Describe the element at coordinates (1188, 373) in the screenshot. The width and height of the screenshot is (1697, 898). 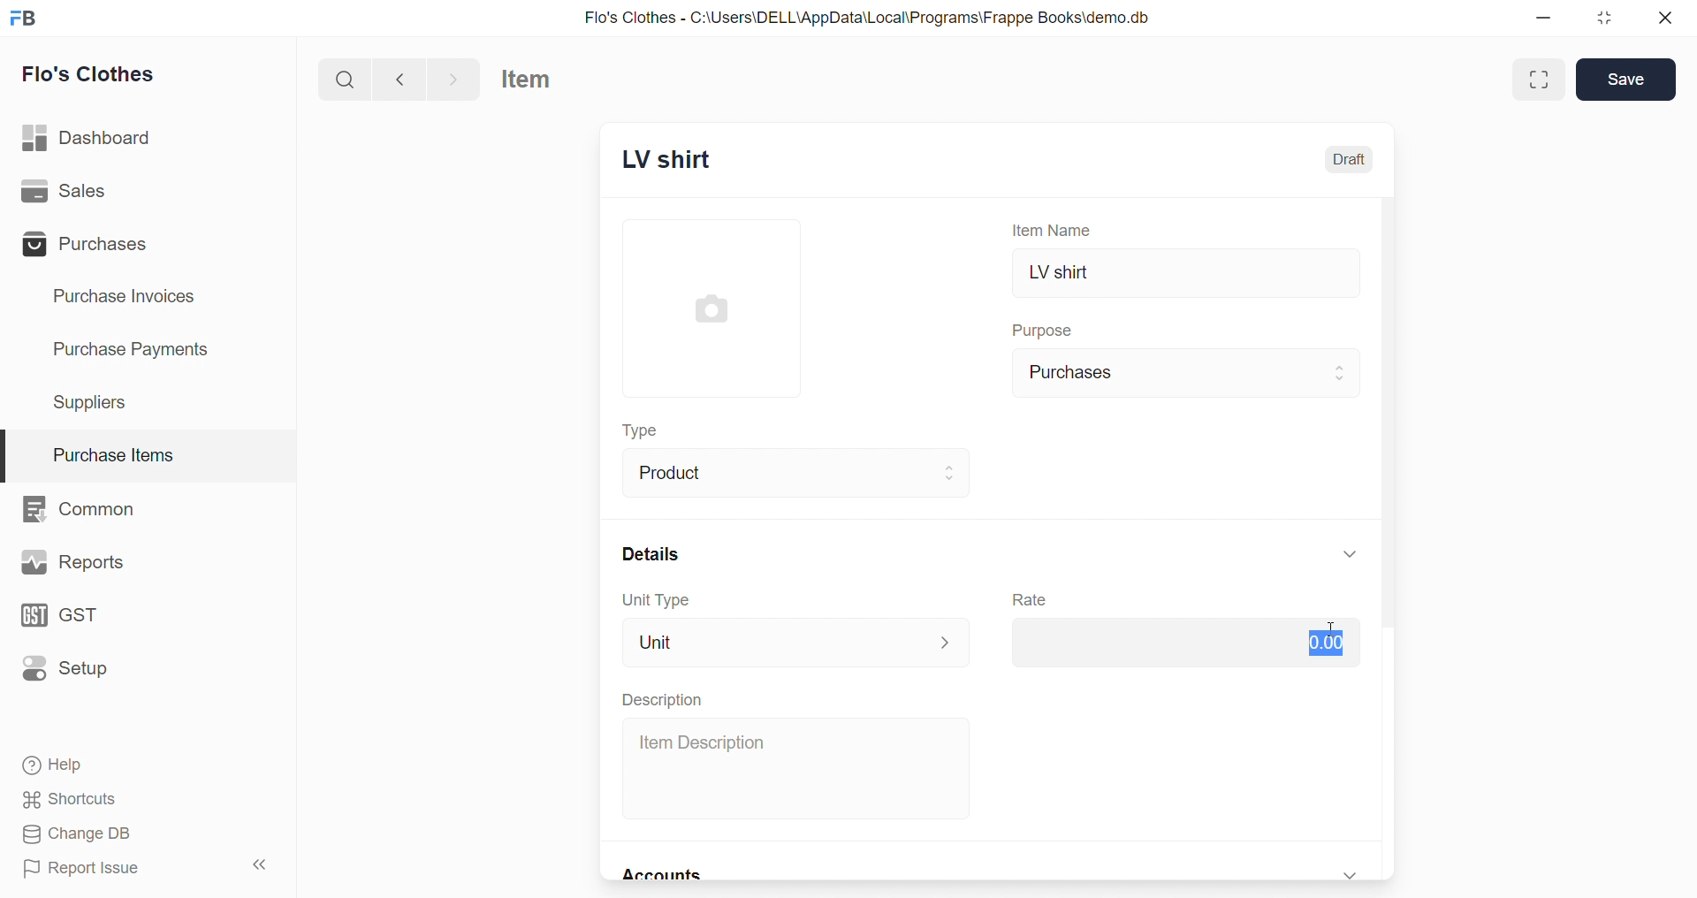
I see `Purchases` at that location.